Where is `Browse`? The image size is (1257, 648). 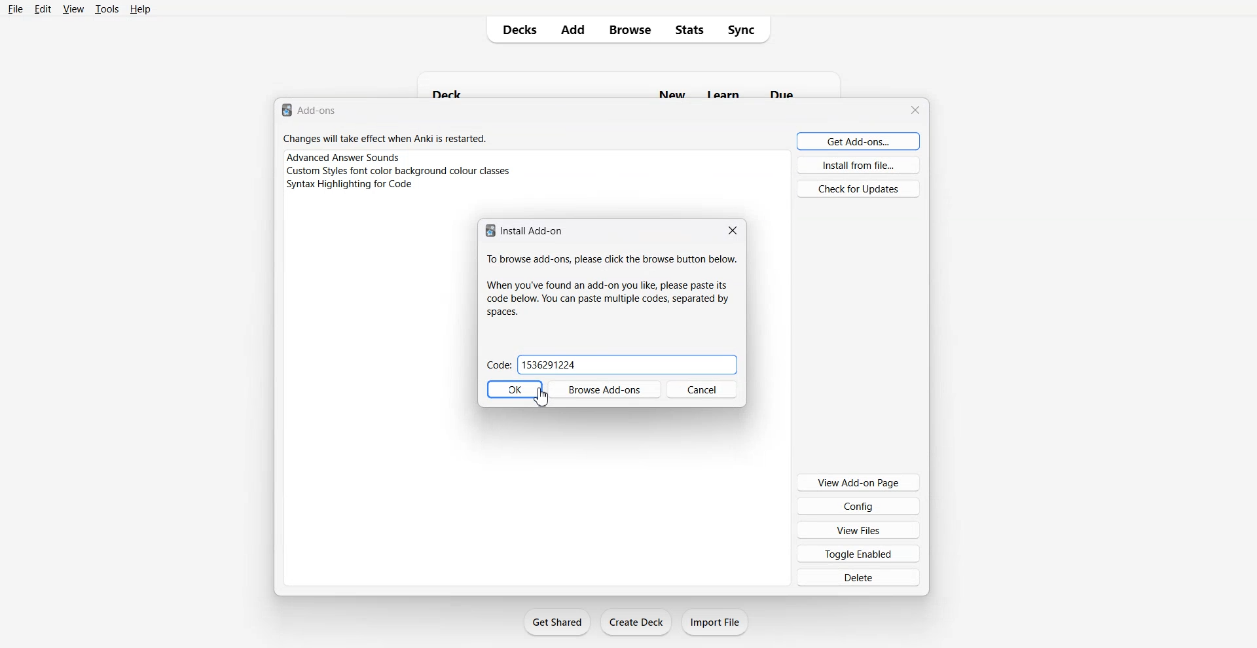
Browse is located at coordinates (630, 29).